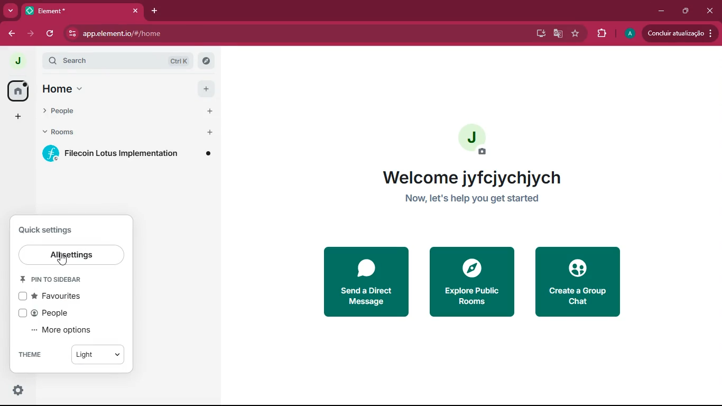 This screenshot has width=722, height=406. Describe the element at coordinates (207, 89) in the screenshot. I see `add` at that location.